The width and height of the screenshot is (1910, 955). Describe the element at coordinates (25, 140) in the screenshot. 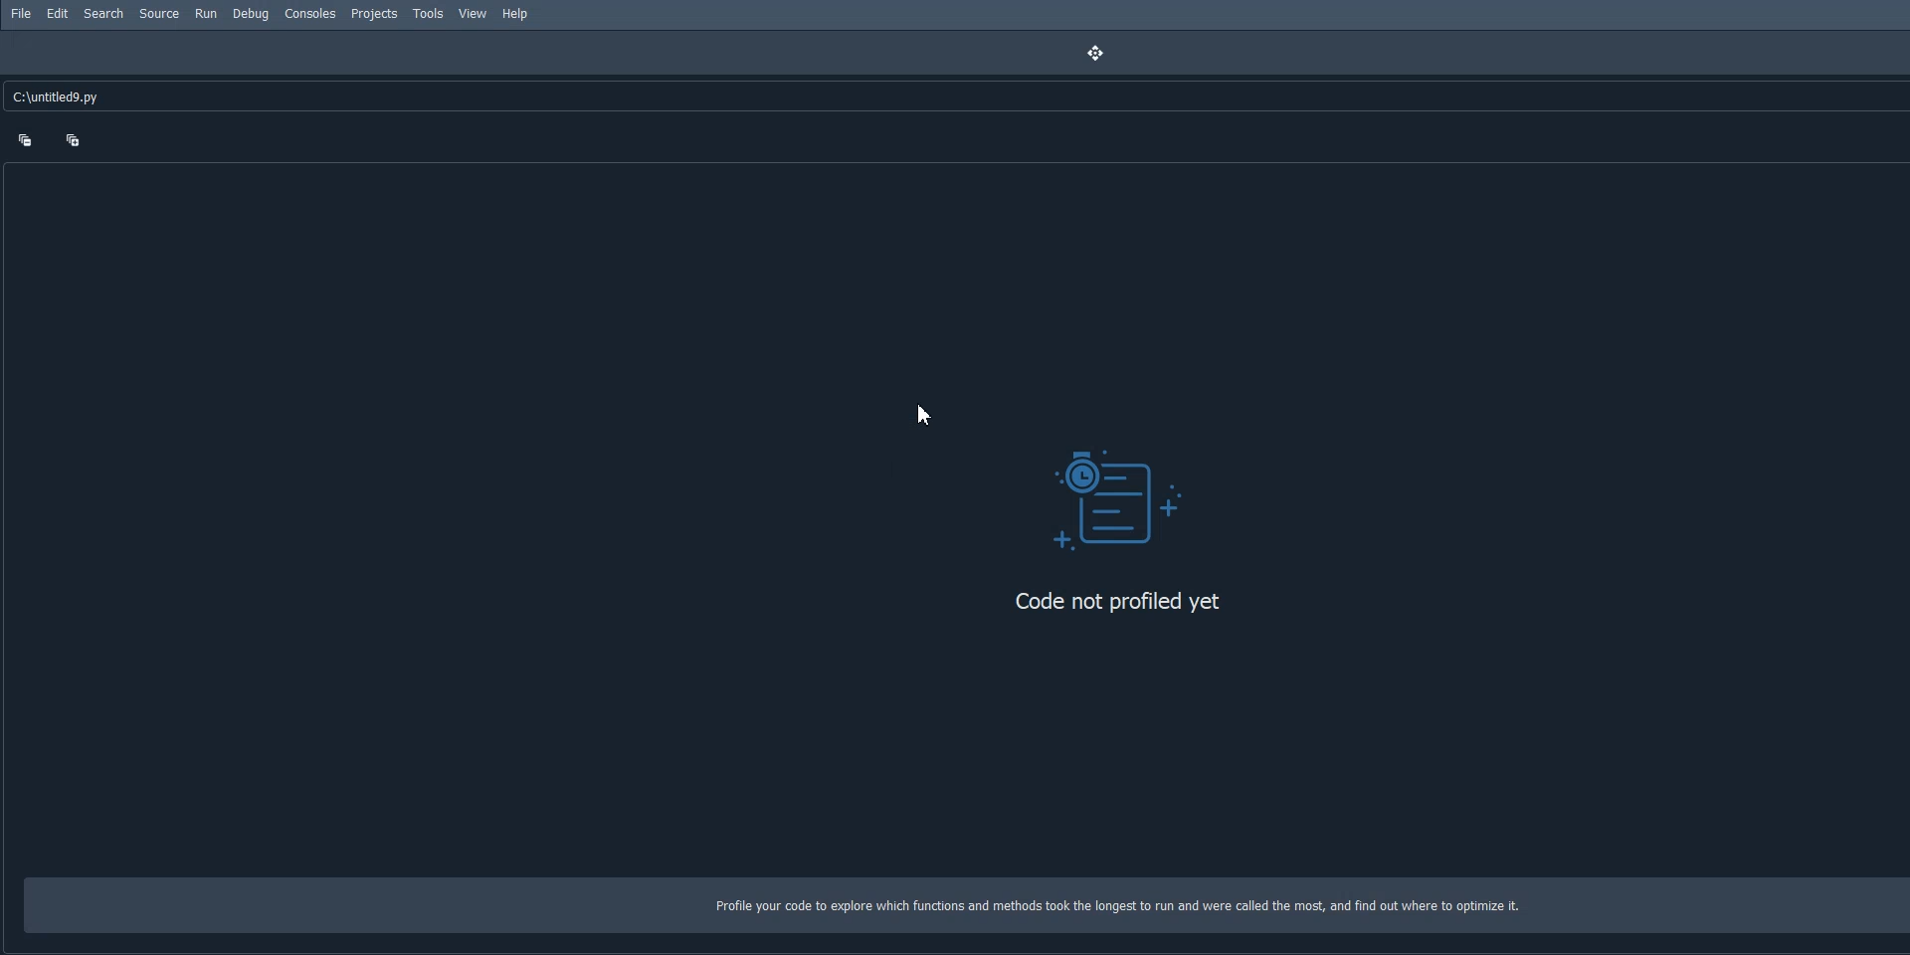

I see `Collapse one level up` at that location.